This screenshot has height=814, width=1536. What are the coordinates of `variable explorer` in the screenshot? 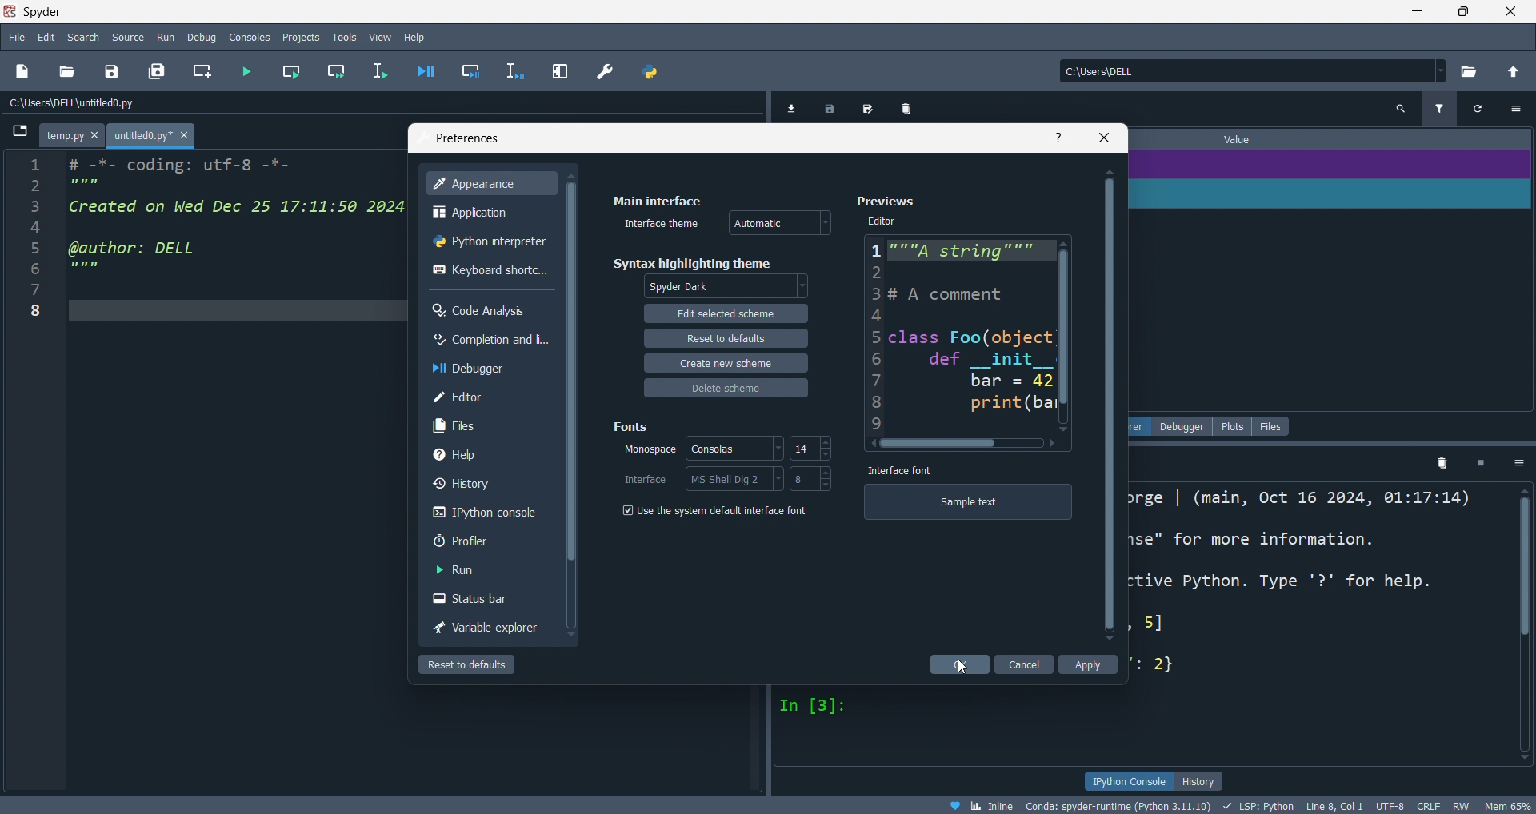 It's located at (1144, 425).